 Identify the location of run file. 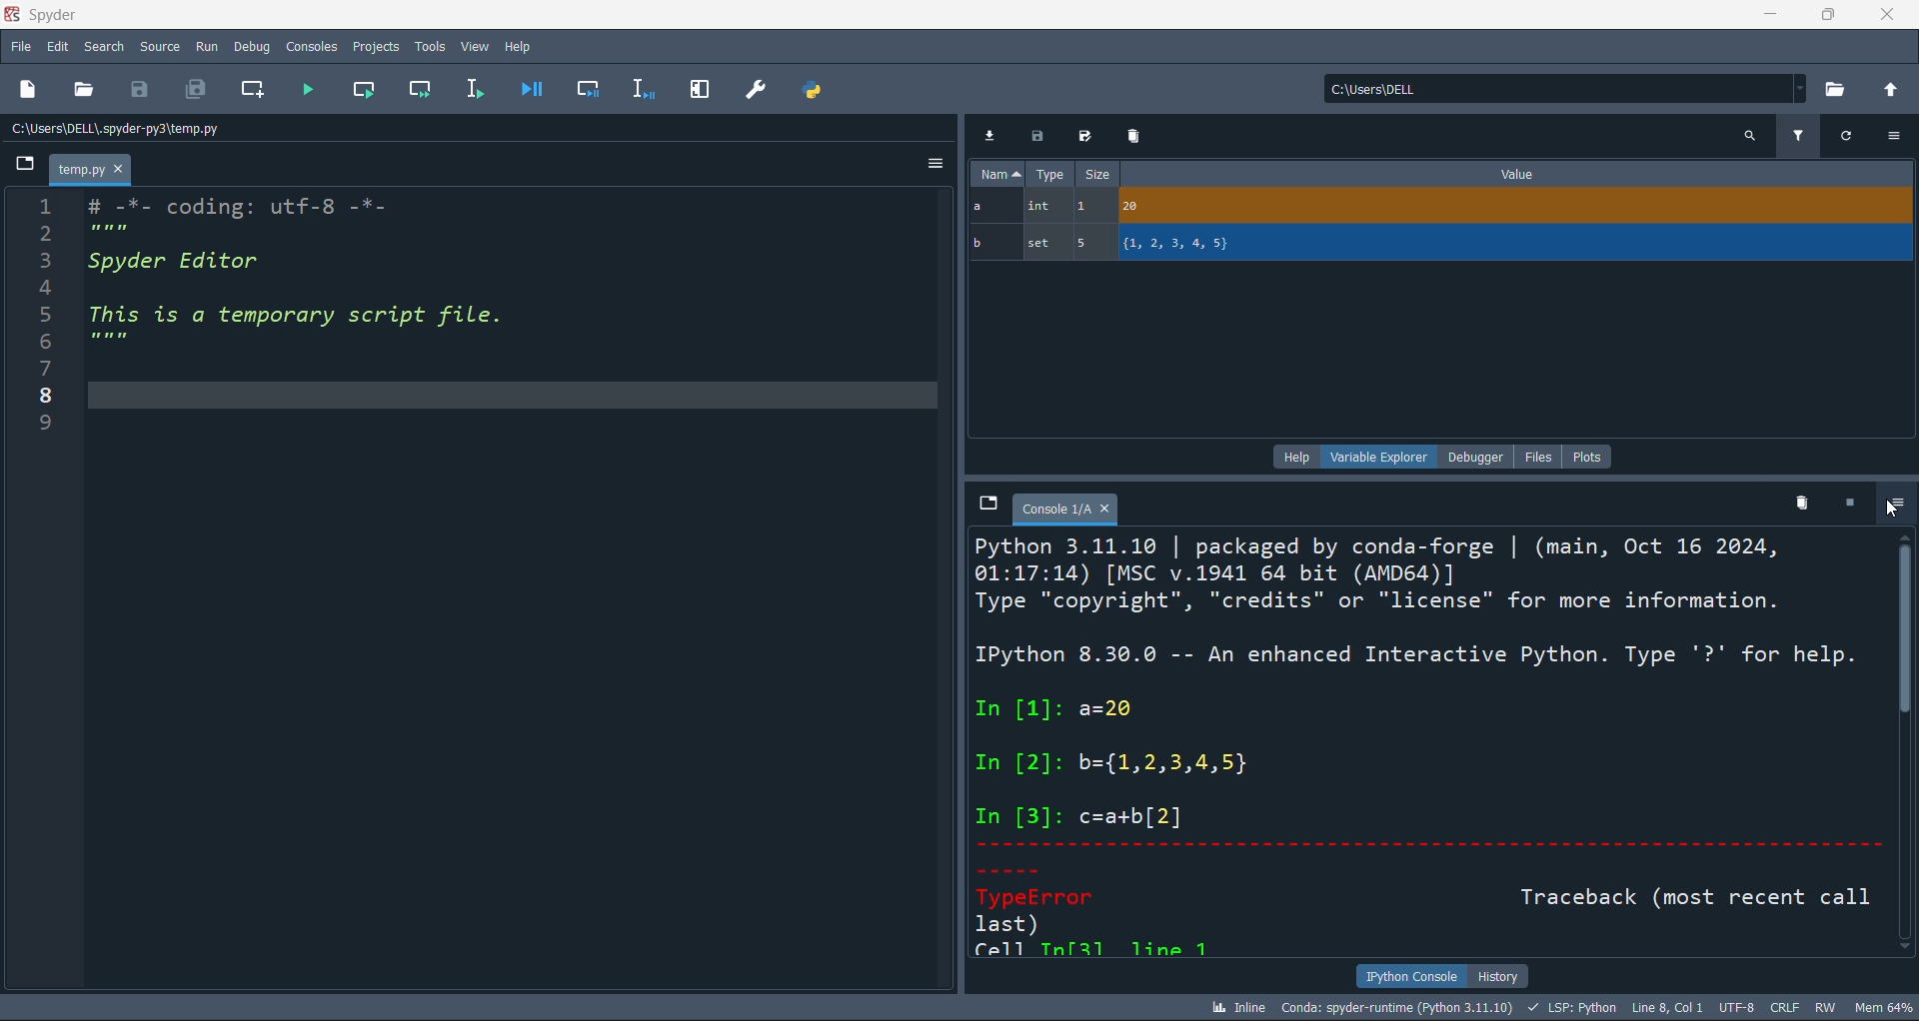
(308, 93).